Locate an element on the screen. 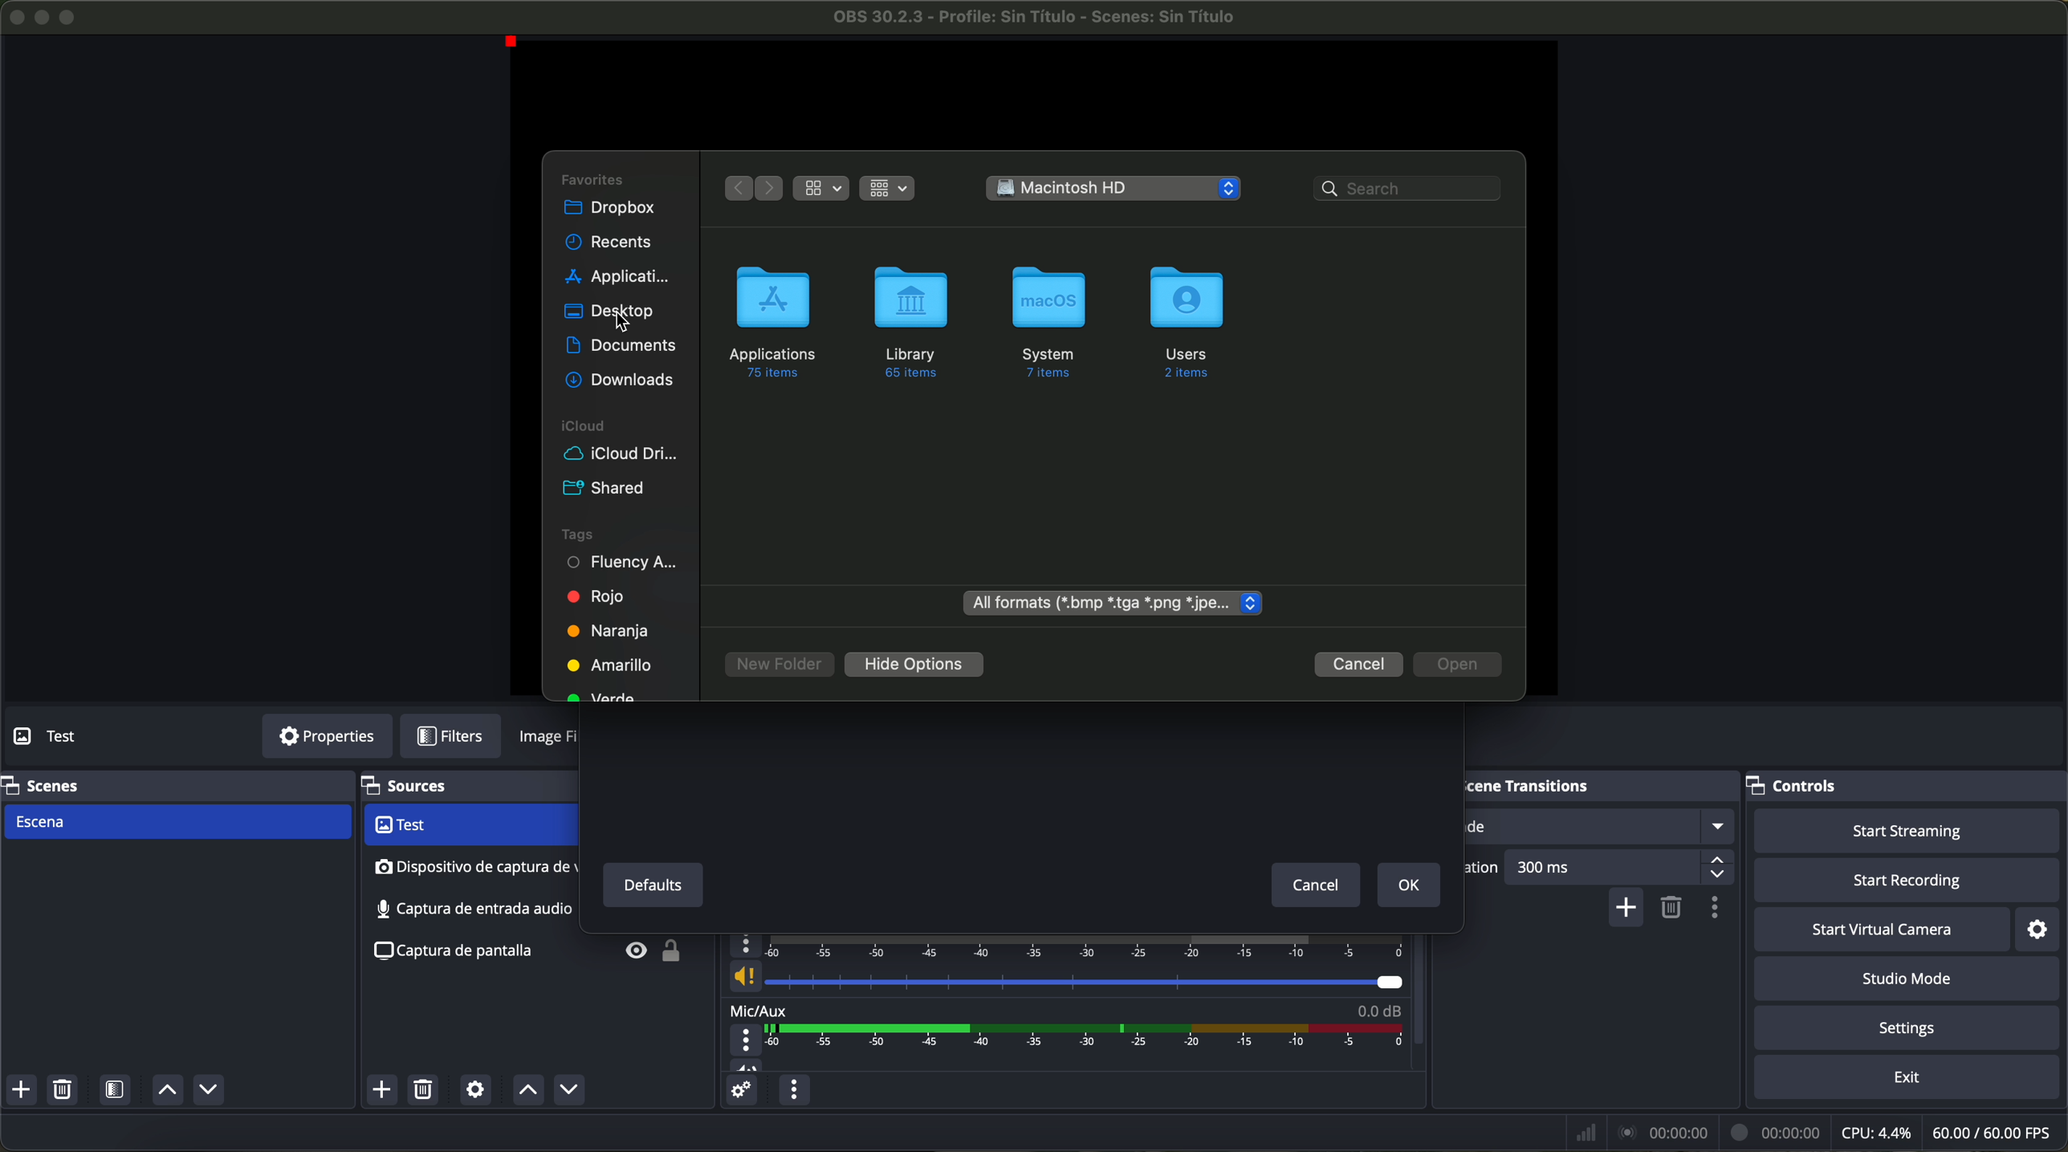 The image size is (2068, 1152). audio mixer menu is located at coordinates (793, 1089).